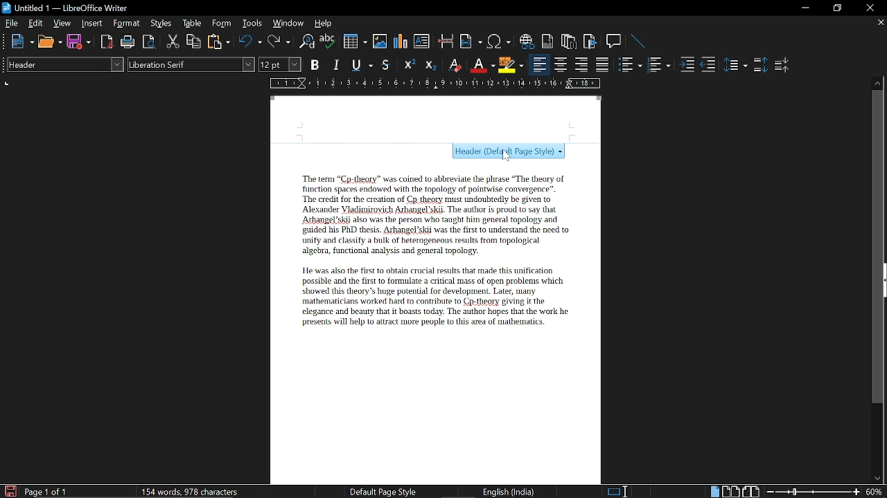 The image size is (887, 498). What do you see at coordinates (193, 24) in the screenshot?
I see `table` at bounding box center [193, 24].